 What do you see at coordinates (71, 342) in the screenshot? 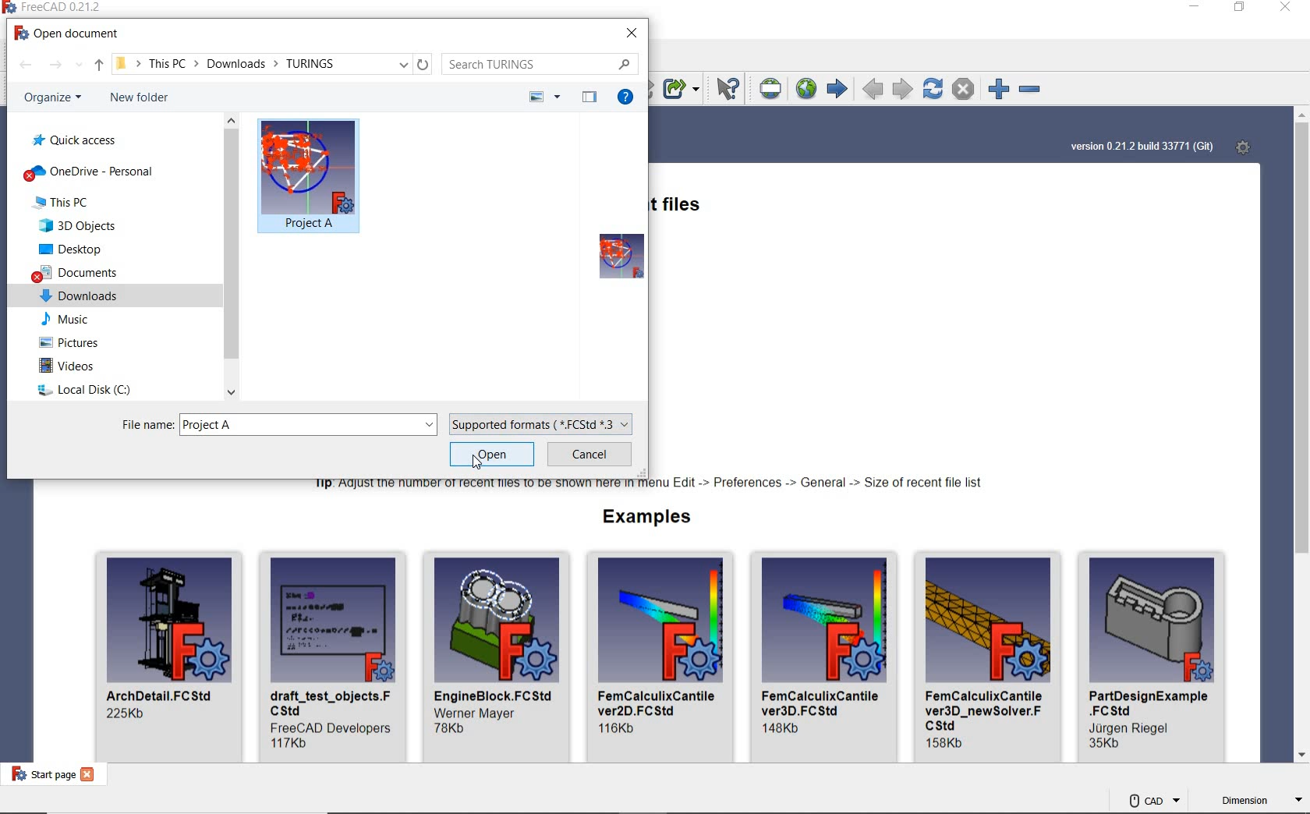
I see `pictures` at bounding box center [71, 342].